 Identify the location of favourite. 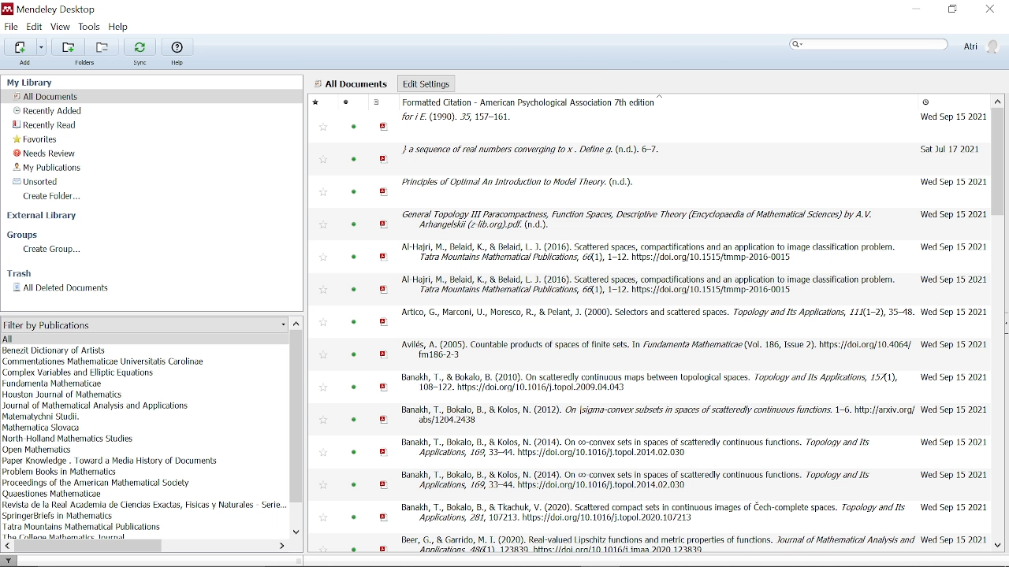
(324, 387).